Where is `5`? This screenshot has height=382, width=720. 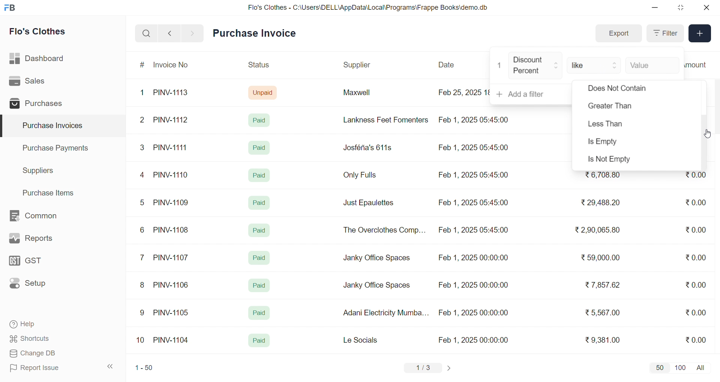
5 is located at coordinates (142, 202).